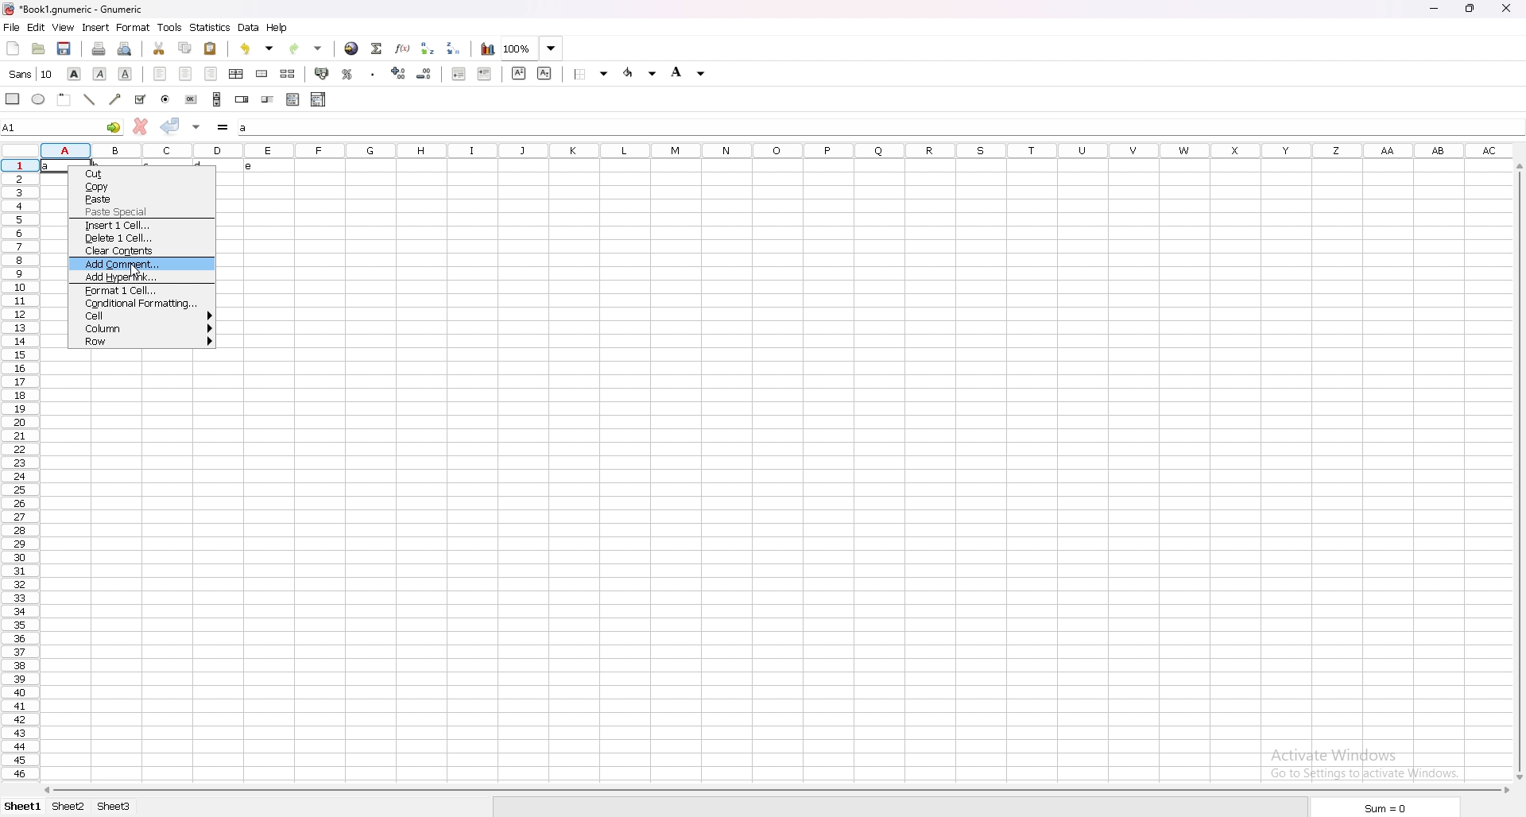 The width and height of the screenshot is (1526, 817). I want to click on view, so click(63, 27).